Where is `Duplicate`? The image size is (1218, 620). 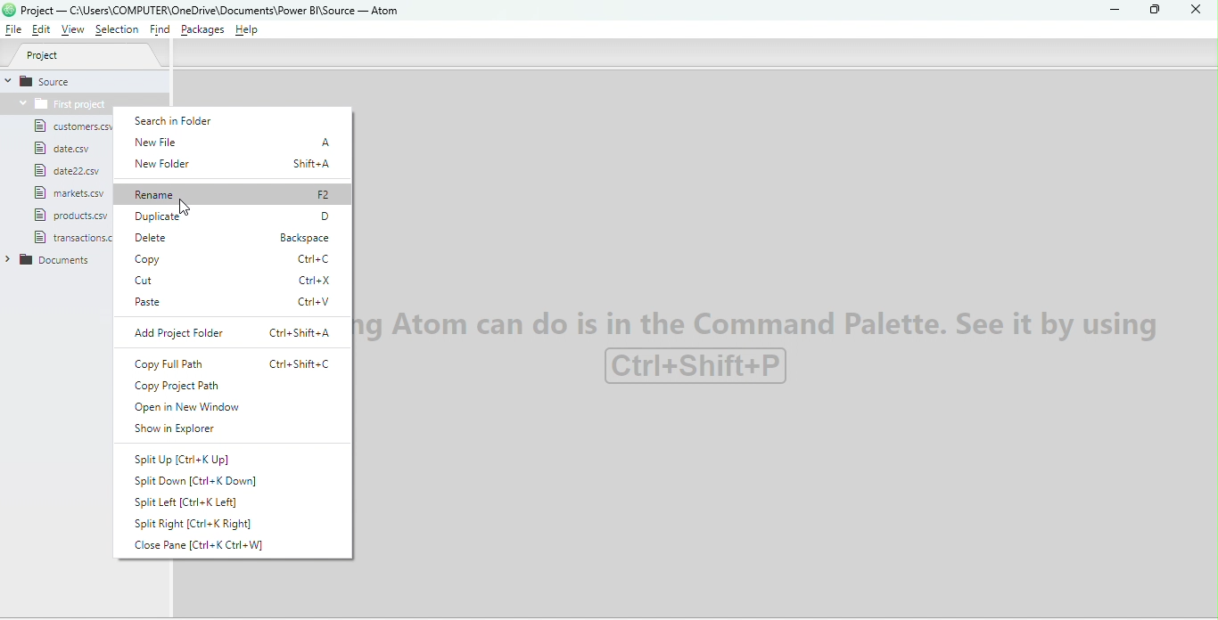 Duplicate is located at coordinates (235, 217).